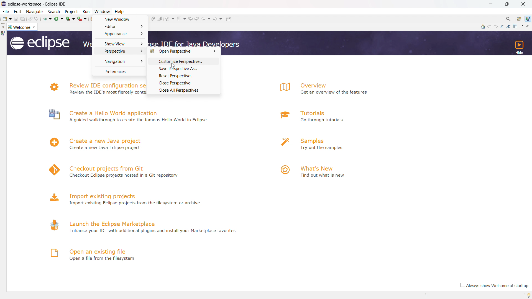 This screenshot has height=299, width=532. I want to click on logo, so click(53, 225).